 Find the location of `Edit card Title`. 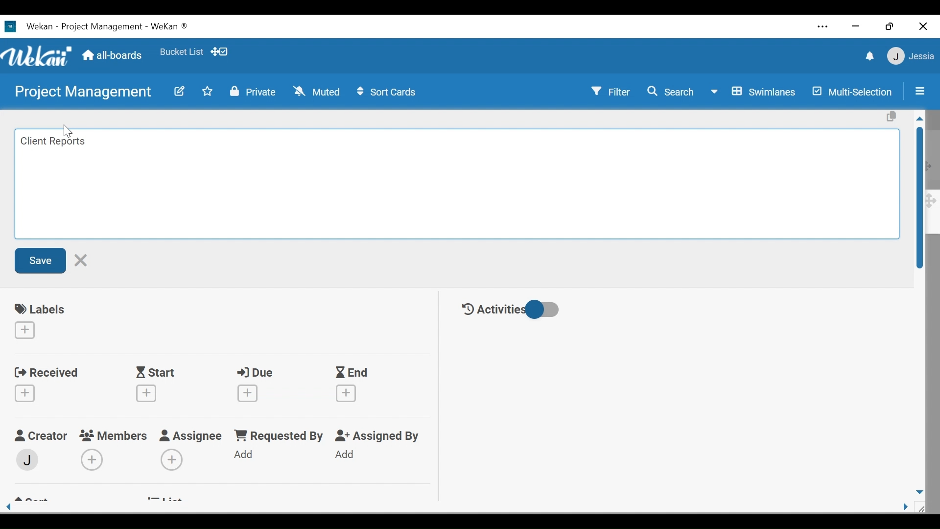

Edit card Title is located at coordinates (457, 183).